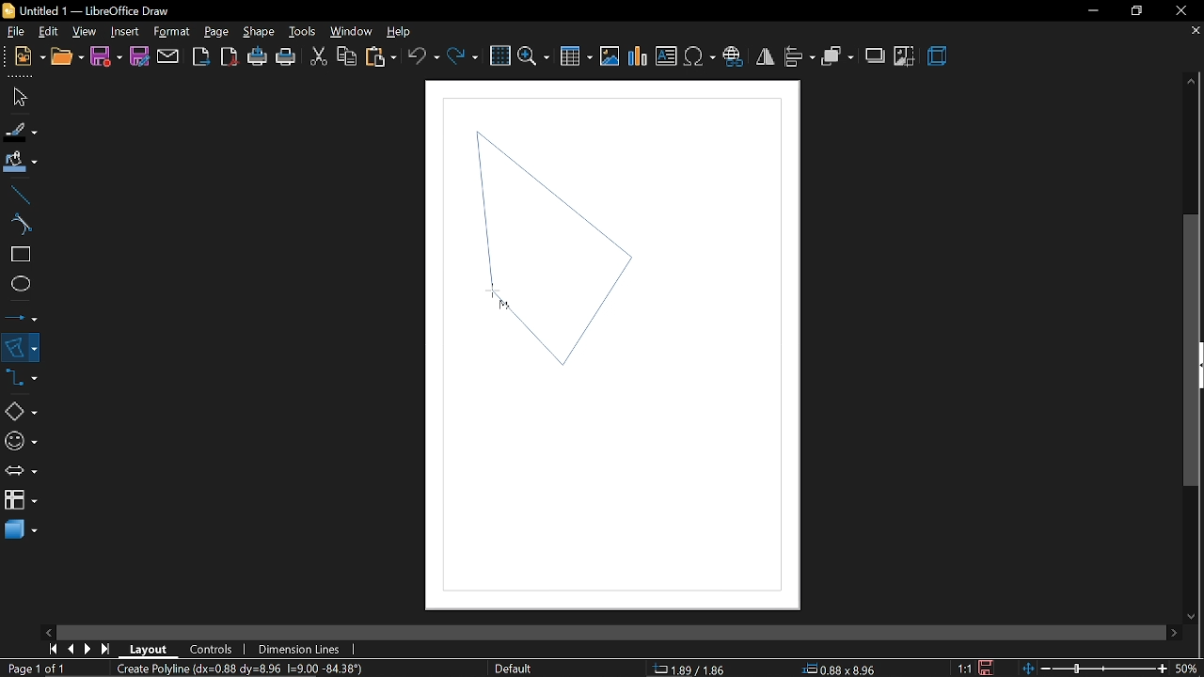 This screenshot has height=677, width=1204. I want to click on next page, so click(92, 647).